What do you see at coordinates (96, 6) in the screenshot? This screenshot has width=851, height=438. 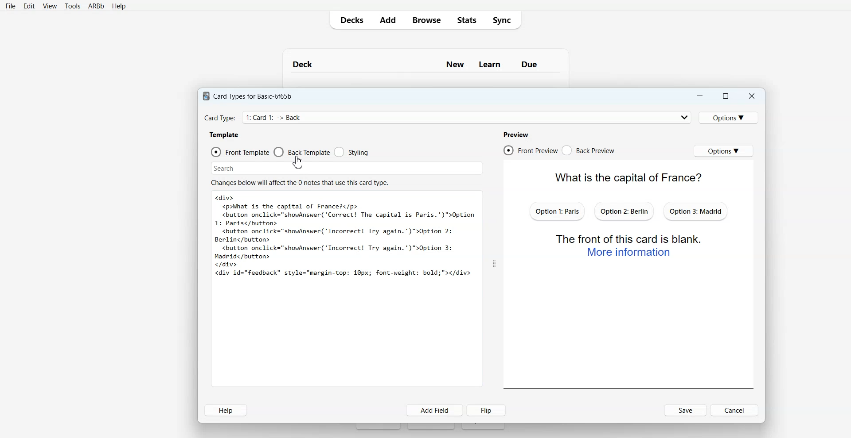 I see `ARBb` at bounding box center [96, 6].